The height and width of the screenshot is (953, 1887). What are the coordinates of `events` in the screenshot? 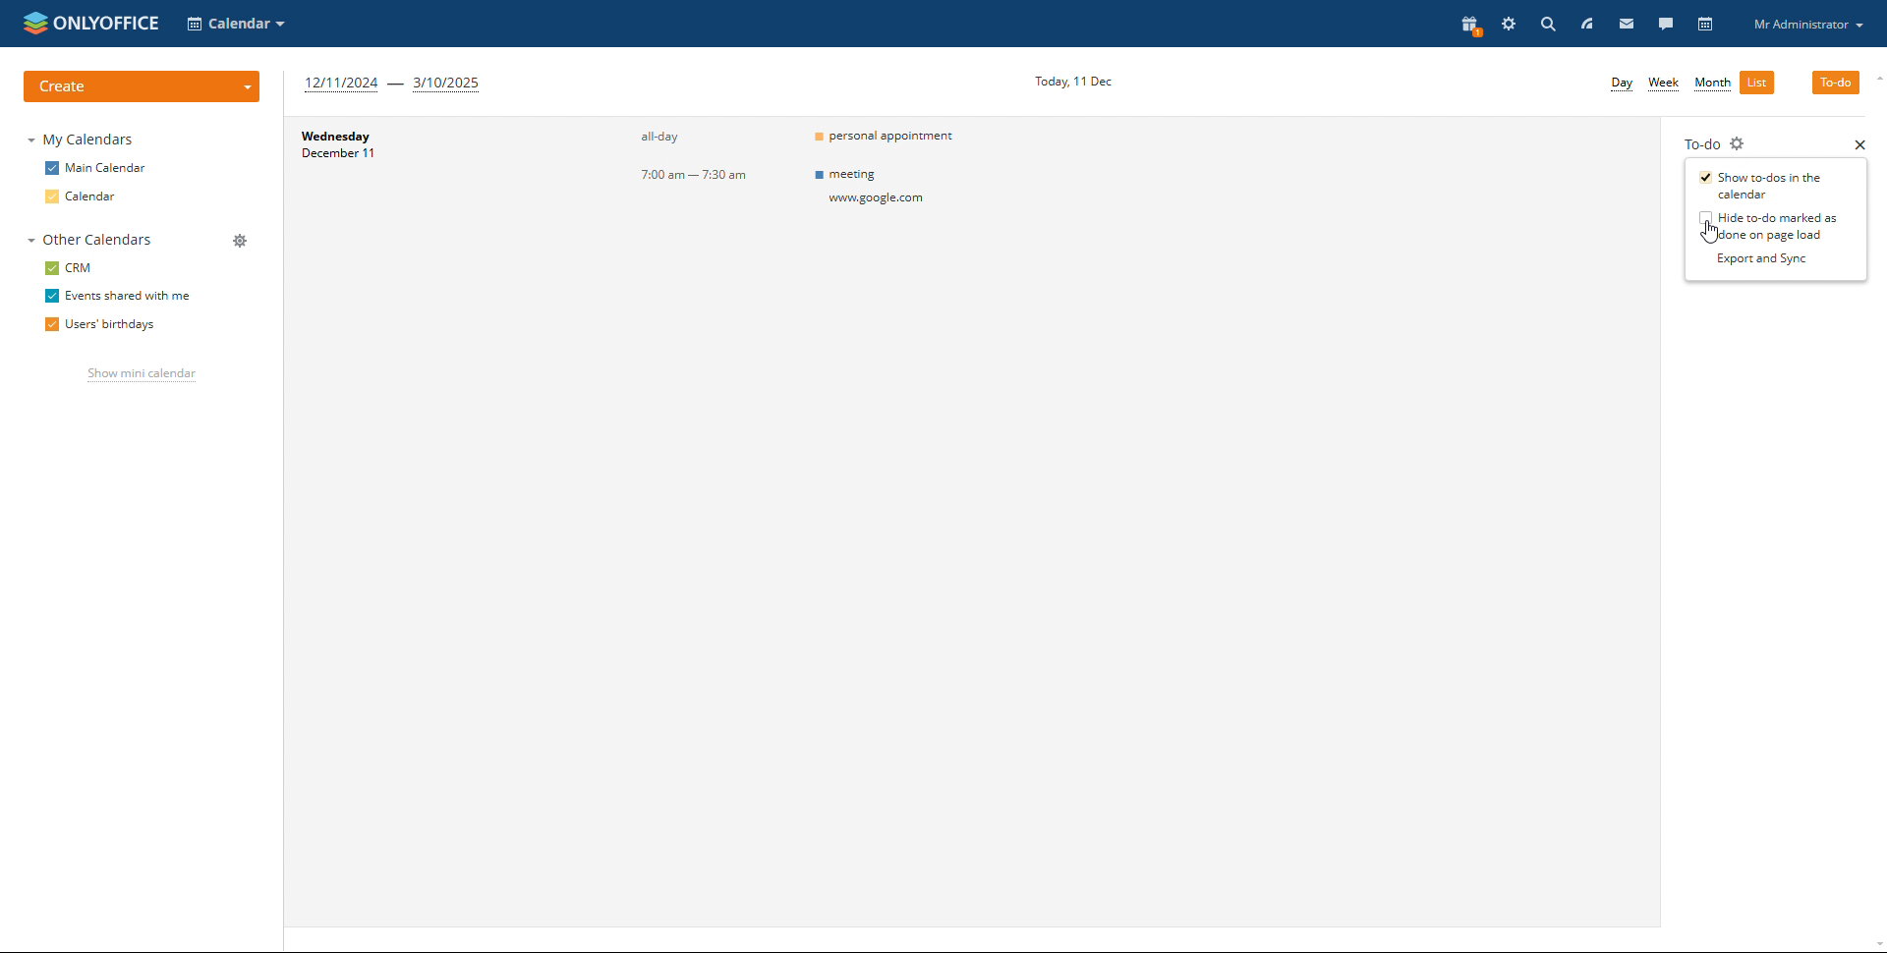 It's located at (900, 139).